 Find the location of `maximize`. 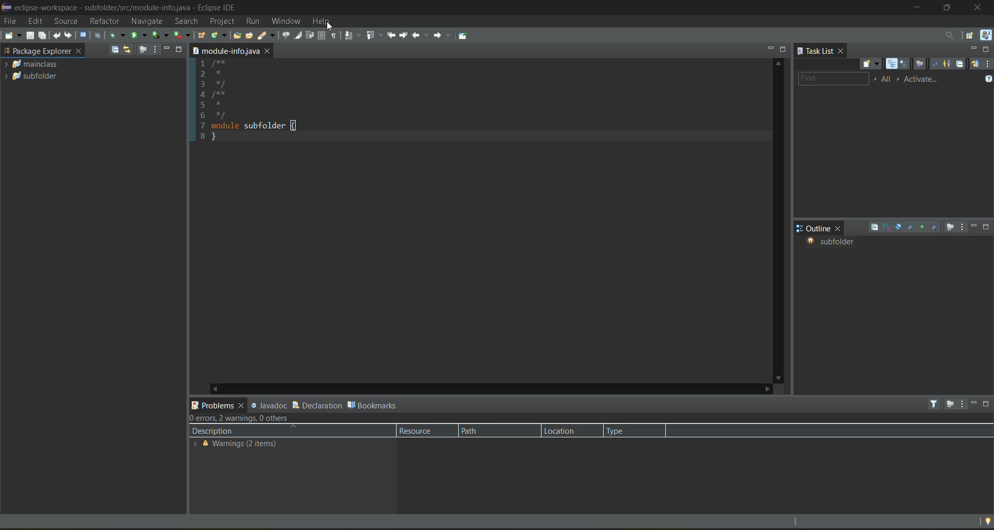

maximize is located at coordinates (988, 49).